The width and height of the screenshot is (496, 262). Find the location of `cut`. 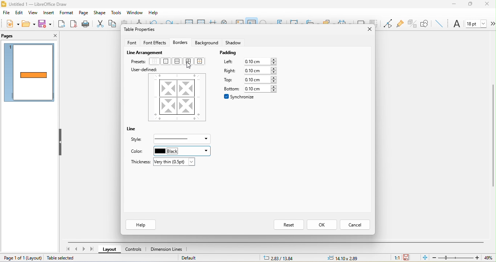

cut is located at coordinates (99, 24).